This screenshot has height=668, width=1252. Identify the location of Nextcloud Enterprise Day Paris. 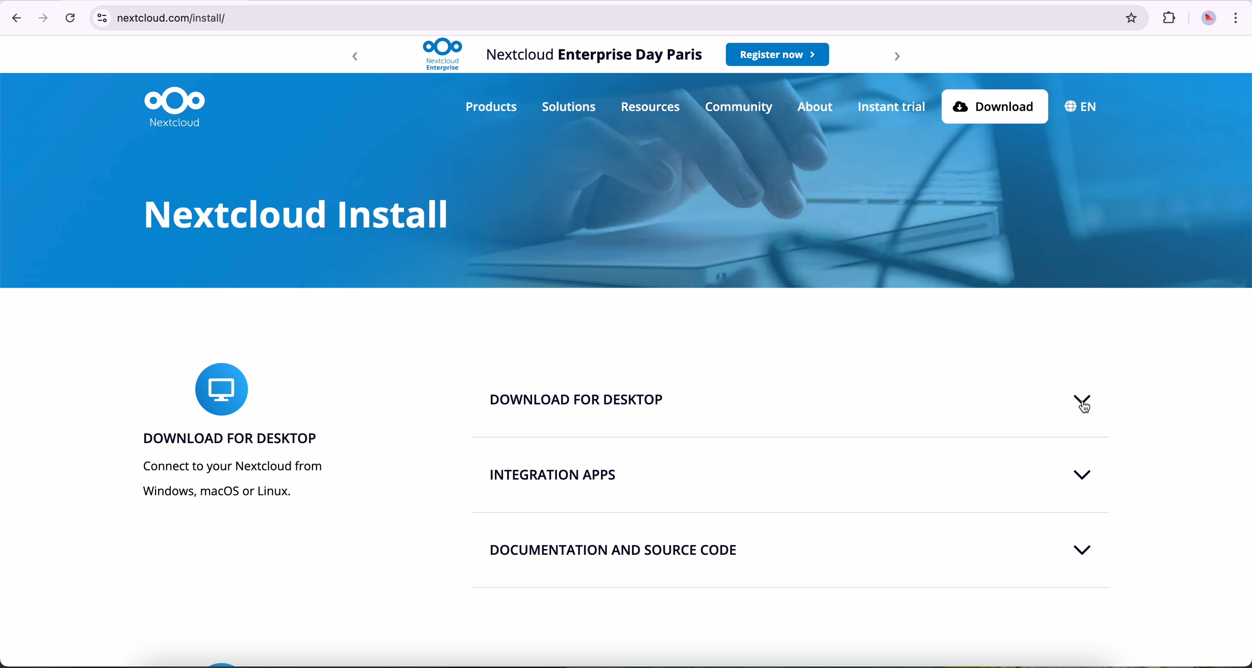
(592, 54).